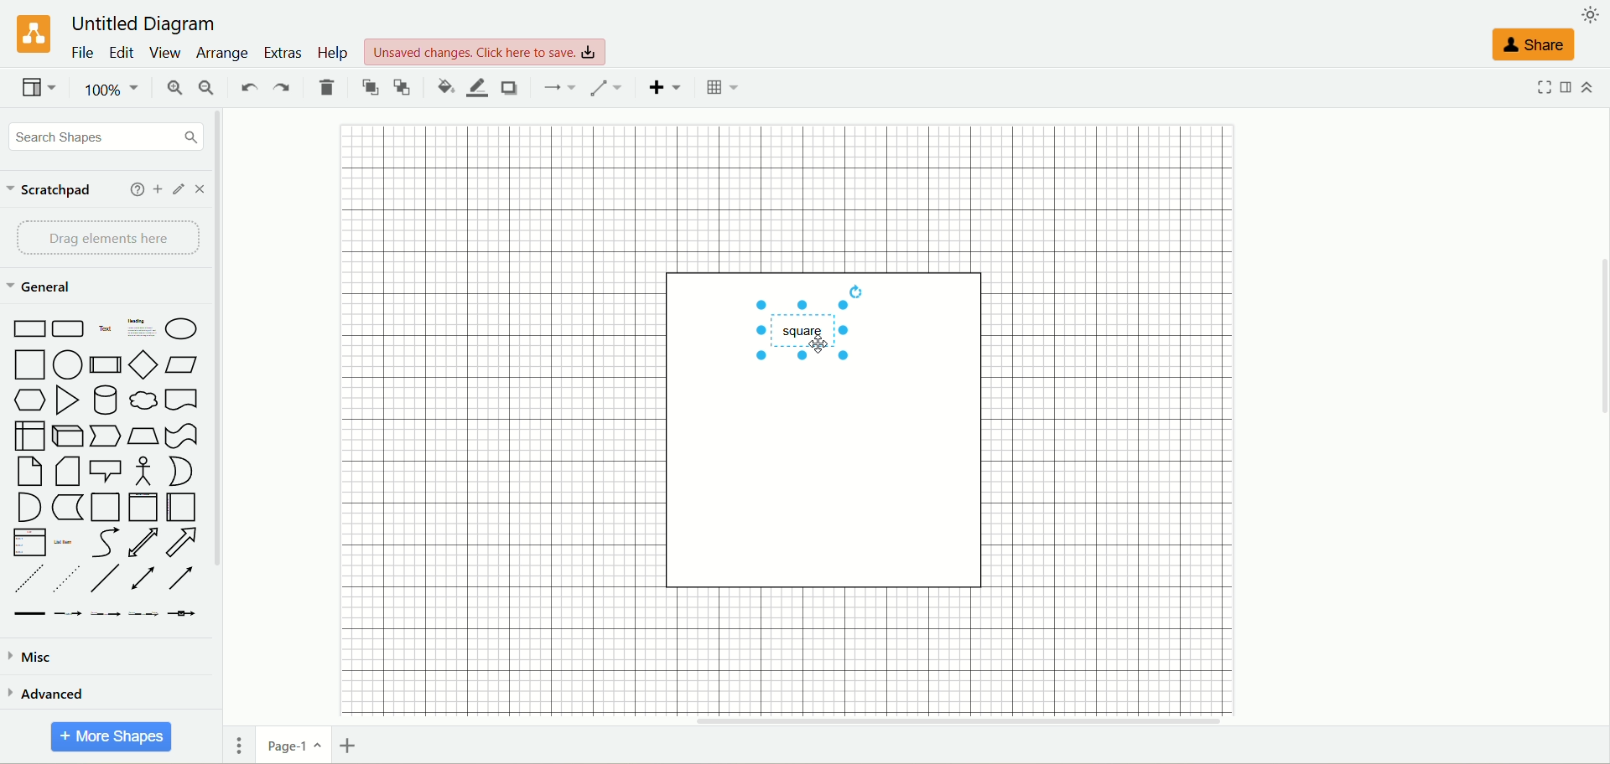 The height and width of the screenshot is (764, 1610). Describe the element at coordinates (805, 330) in the screenshot. I see `textbox` at that location.